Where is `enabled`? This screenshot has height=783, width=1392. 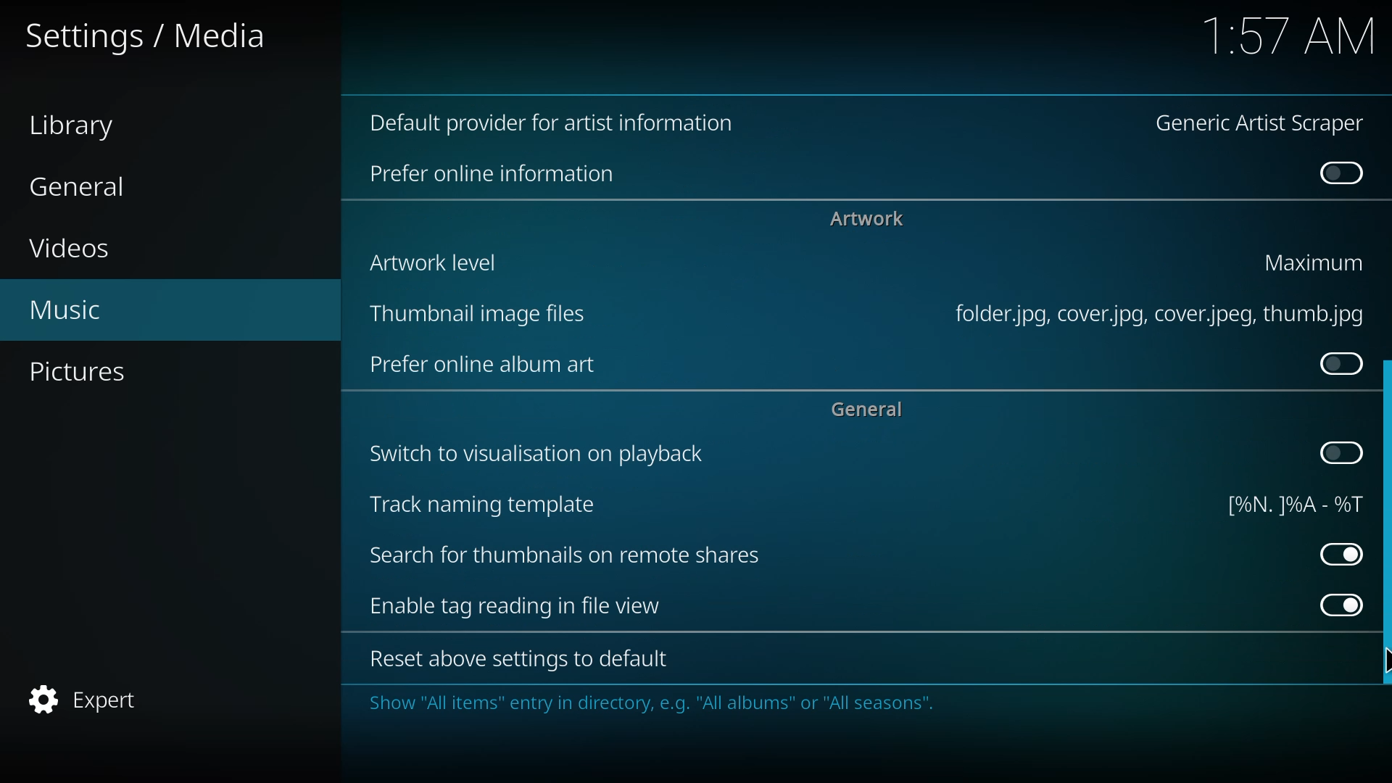
enabled is located at coordinates (1337, 603).